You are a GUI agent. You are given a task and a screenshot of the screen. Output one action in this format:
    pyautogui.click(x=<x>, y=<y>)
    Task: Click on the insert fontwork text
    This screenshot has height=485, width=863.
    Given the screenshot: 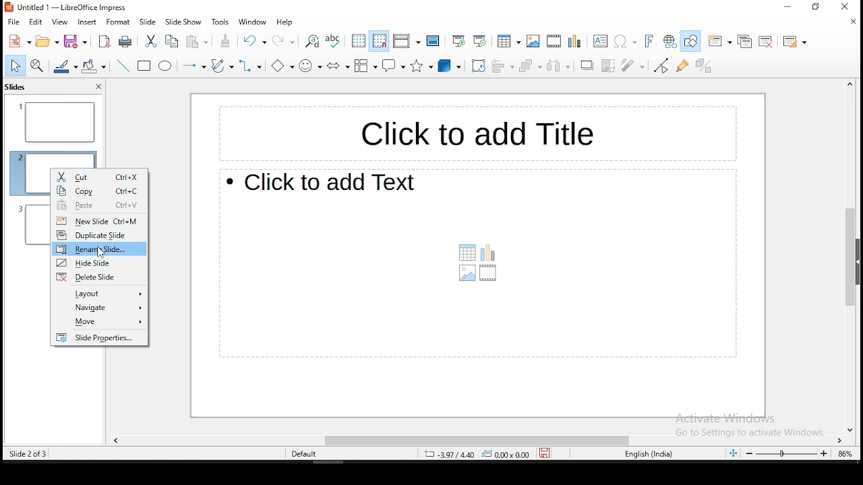 What is the action you would take?
    pyautogui.click(x=650, y=40)
    